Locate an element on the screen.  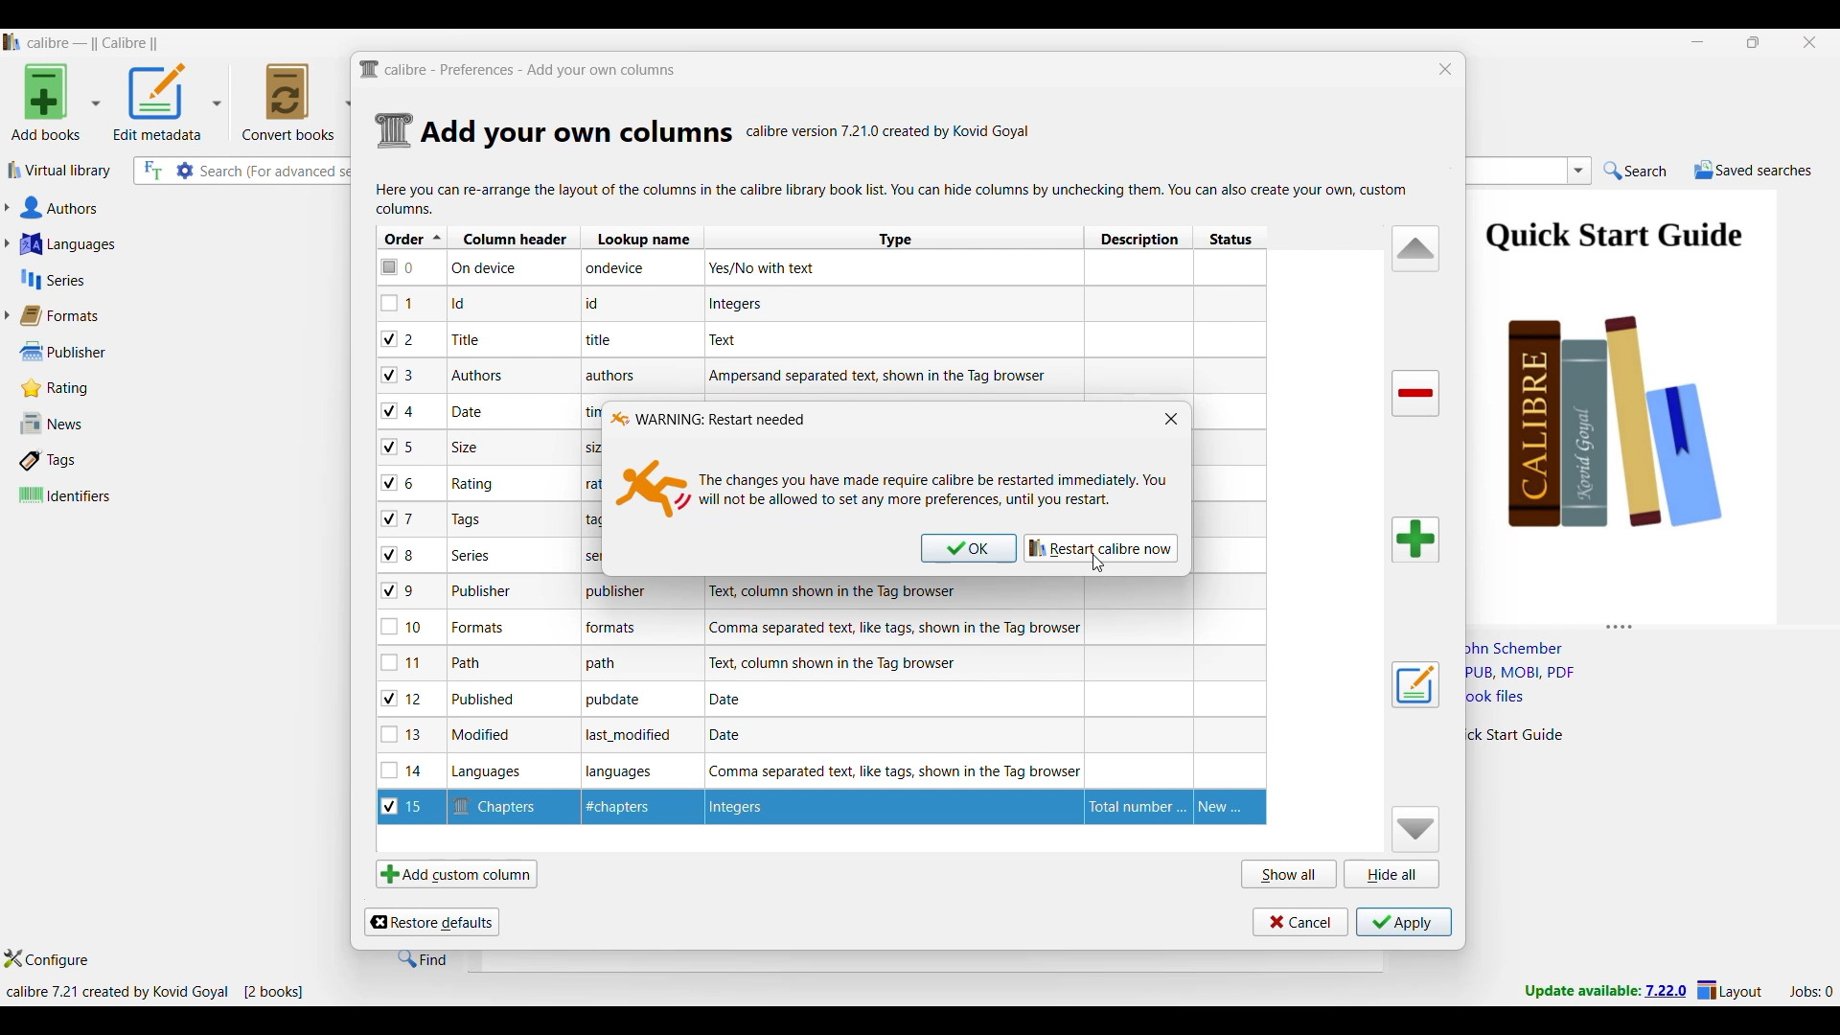
Advanced search is located at coordinates (185, 171).